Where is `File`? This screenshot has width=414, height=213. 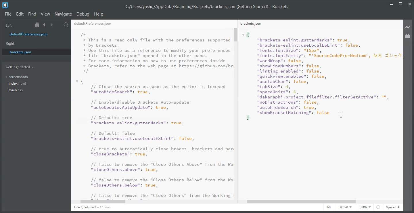
File is located at coordinates (8, 14).